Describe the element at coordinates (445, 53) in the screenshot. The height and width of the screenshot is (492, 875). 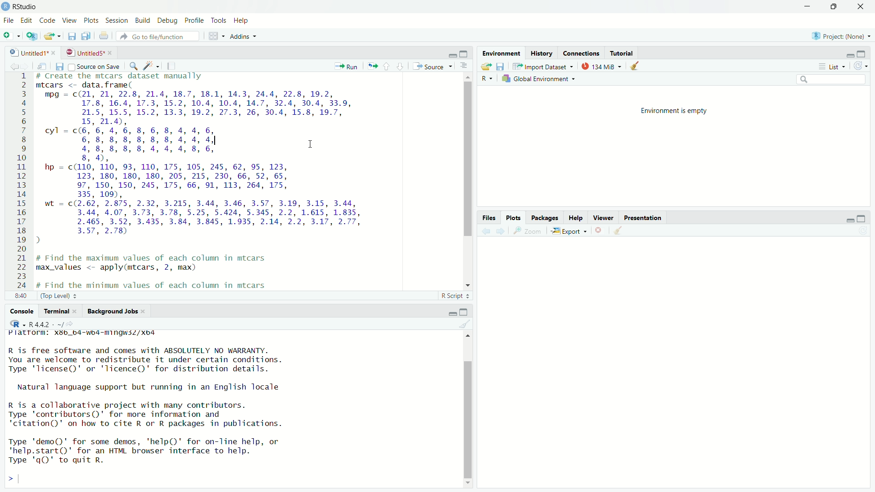
I see `minimise` at that location.